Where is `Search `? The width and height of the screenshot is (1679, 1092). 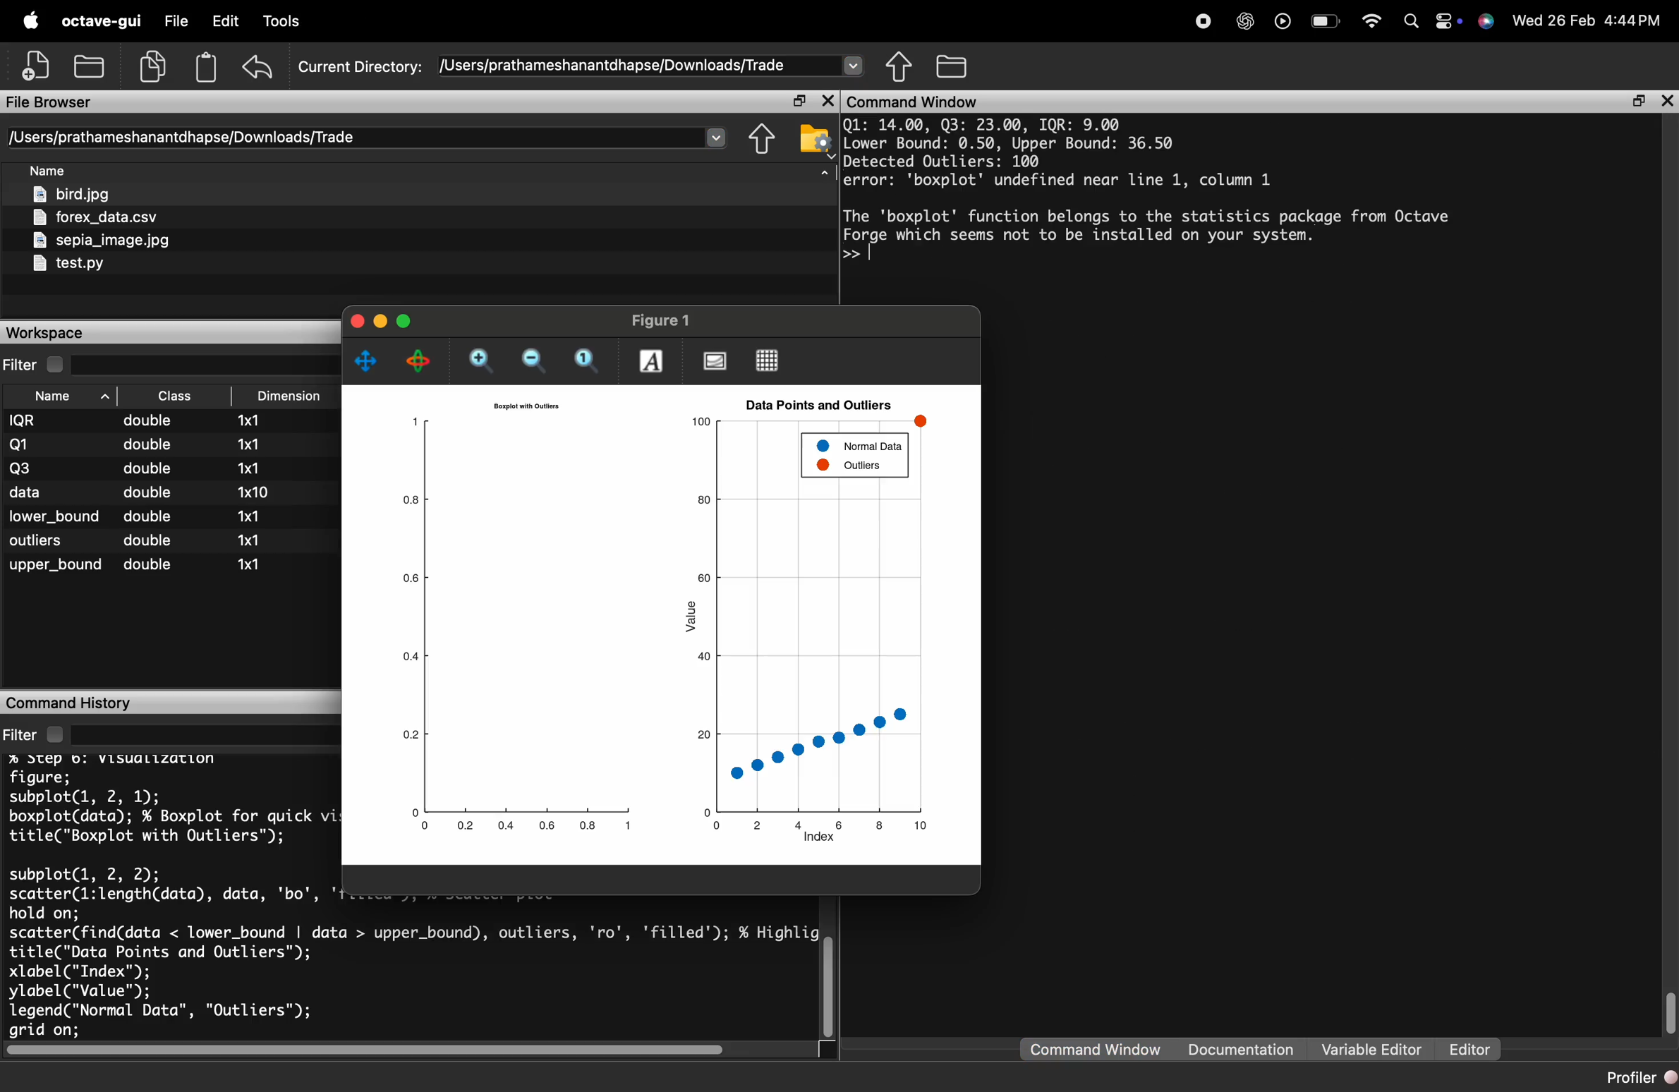
Search  is located at coordinates (1412, 23).